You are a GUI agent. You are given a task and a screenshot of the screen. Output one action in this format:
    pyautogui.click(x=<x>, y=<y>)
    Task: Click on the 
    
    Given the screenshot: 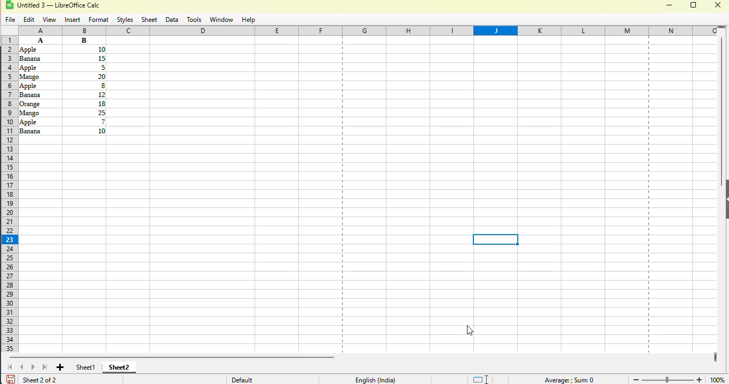 What is the action you would take?
    pyautogui.click(x=84, y=67)
    